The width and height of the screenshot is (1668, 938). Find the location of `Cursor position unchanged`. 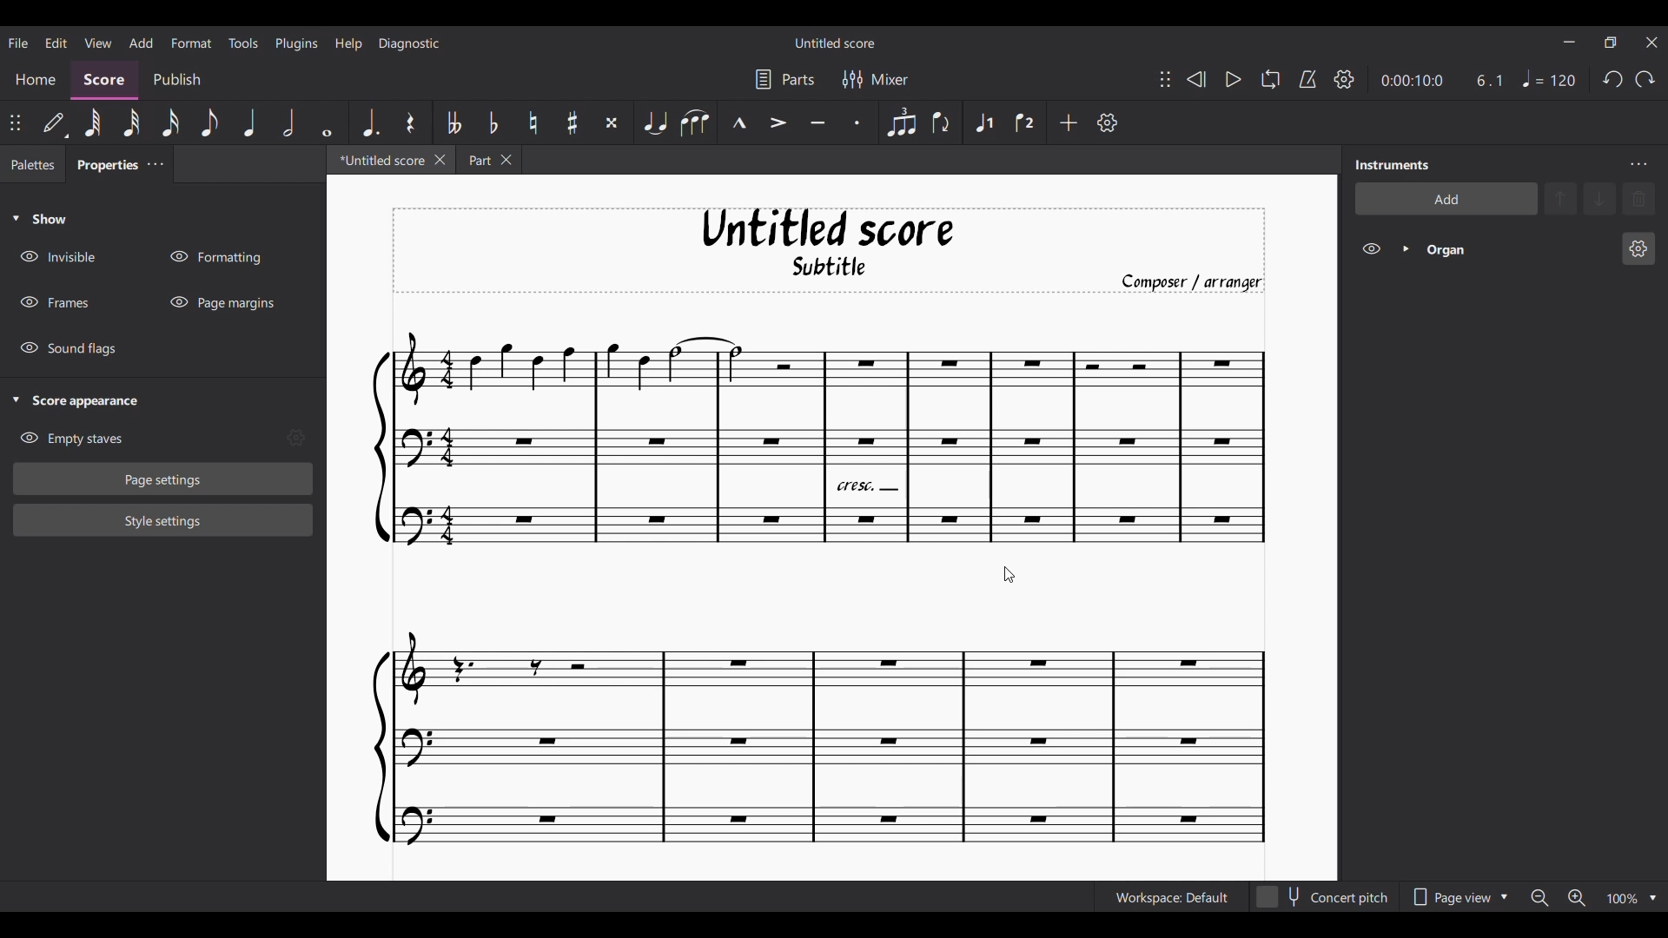

Cursor position unchanged is located at coordinates (1009, 574).